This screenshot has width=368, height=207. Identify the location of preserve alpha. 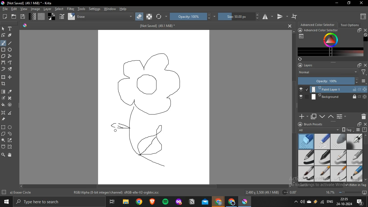
(150, 17).